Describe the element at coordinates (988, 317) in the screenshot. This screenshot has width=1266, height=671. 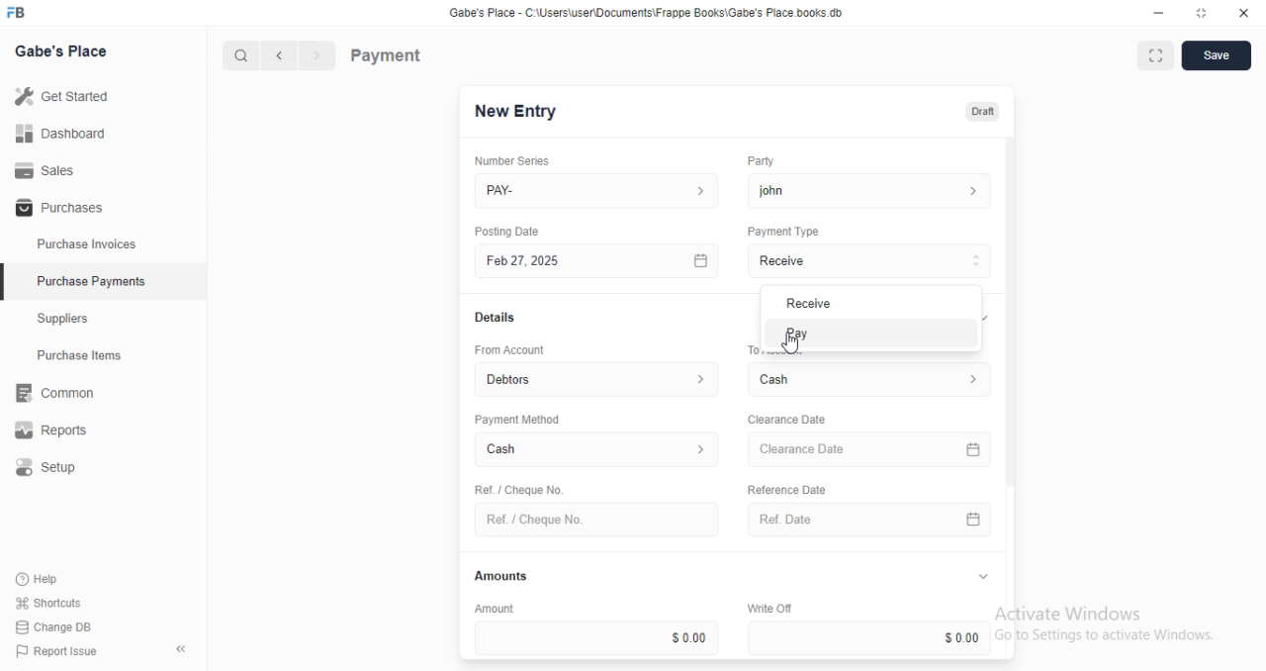
I see `expand/collapse` at that location.